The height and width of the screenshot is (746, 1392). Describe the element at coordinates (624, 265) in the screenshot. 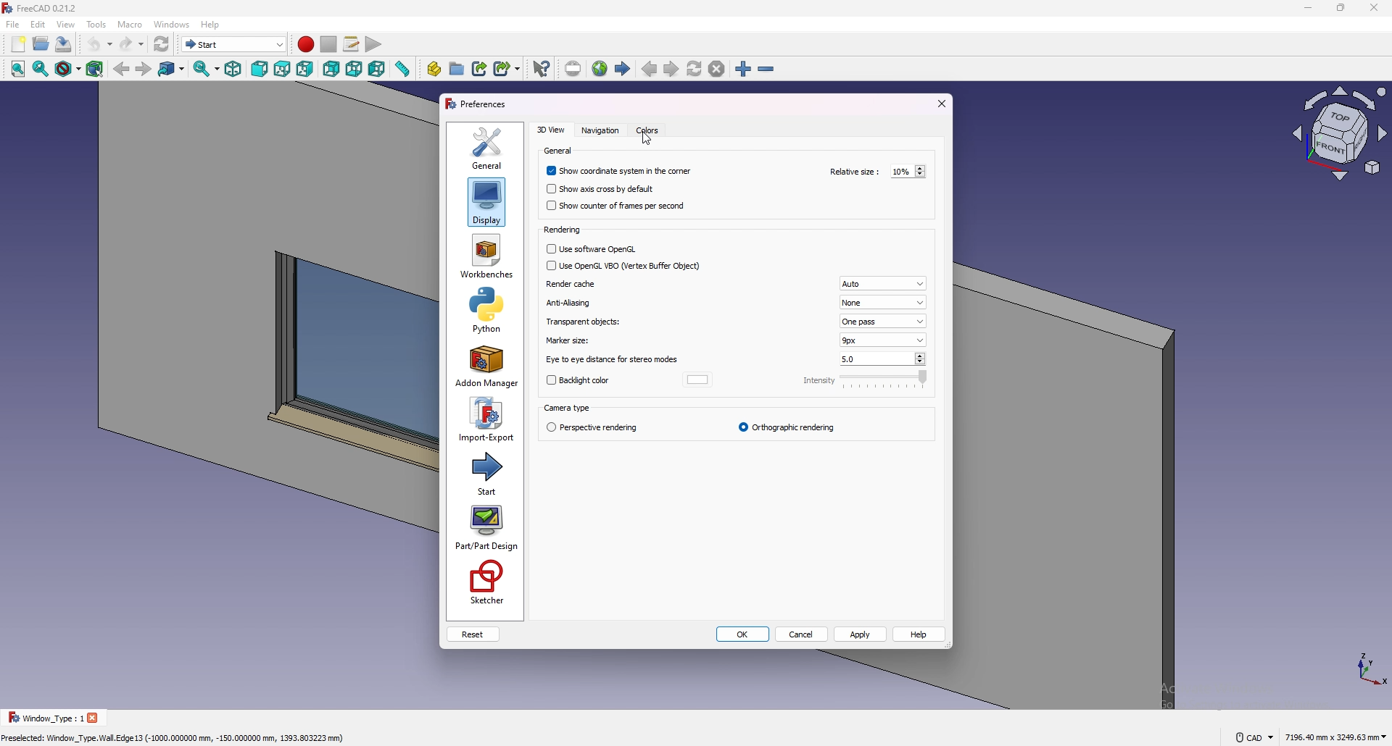

I see `use openGL VBO (Vertex Buffer Object)` at that location.